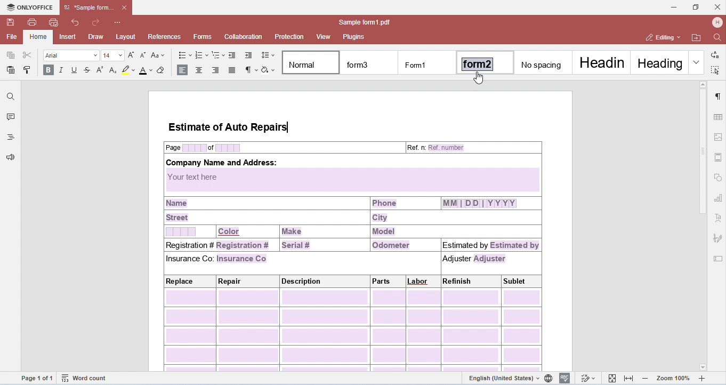  What do you see at coordinates (11, 55) in the screenshot?
I see `copy` at bounding box center [11, 55].